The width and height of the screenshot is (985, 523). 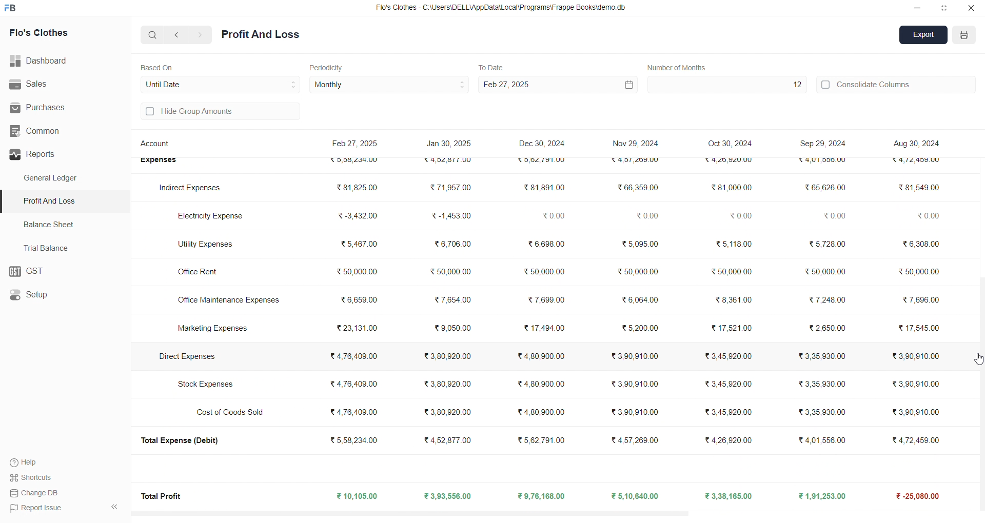 I want to click on ₹4,26,920.00, so click(x=728, y=439).